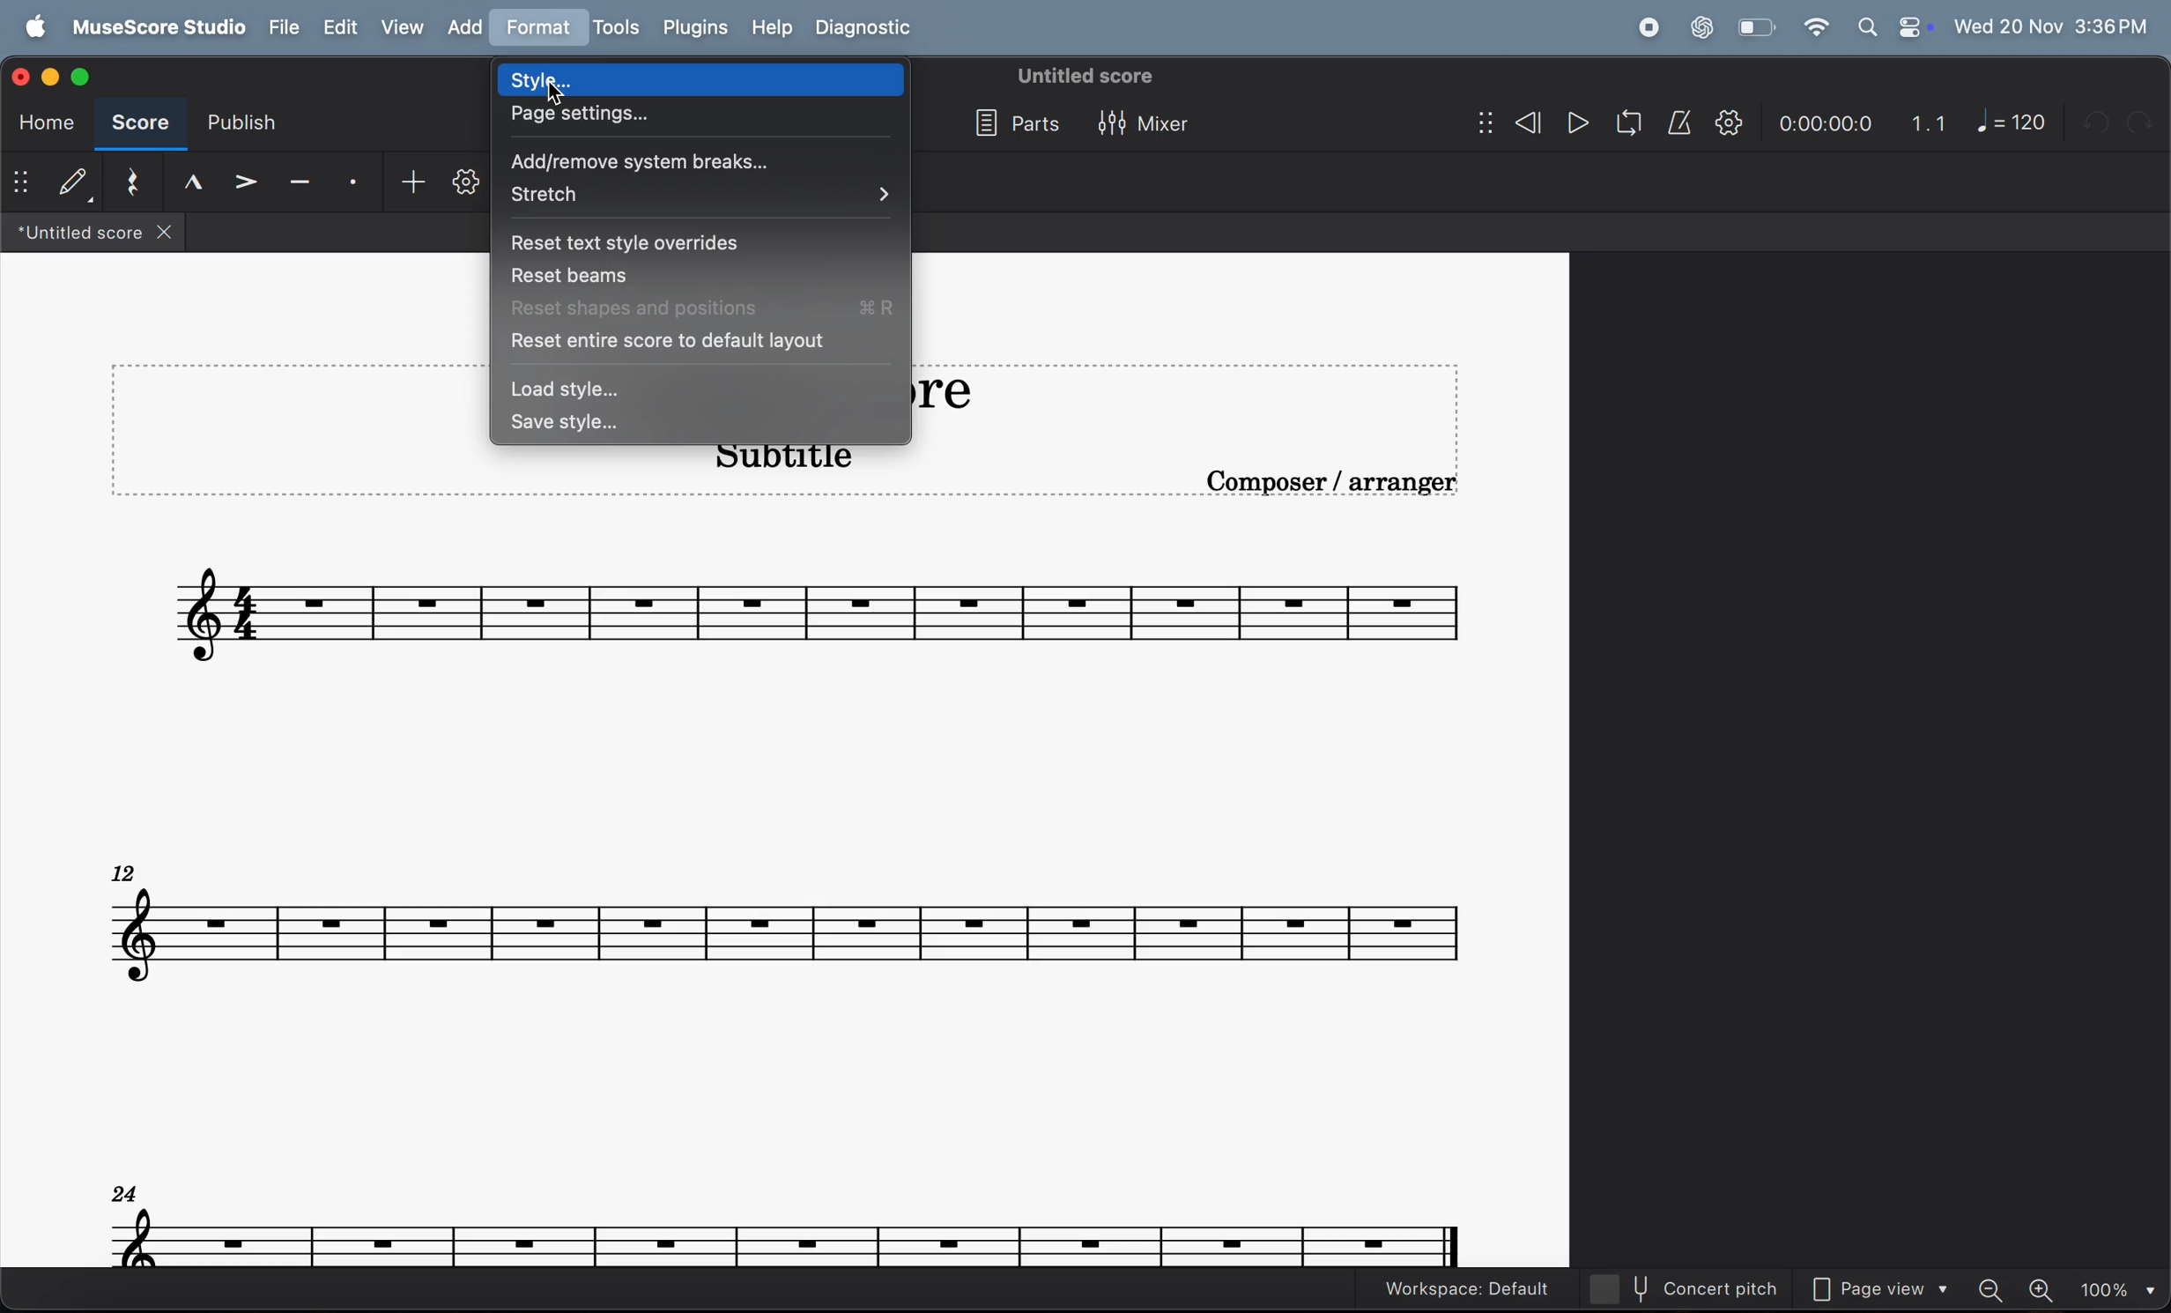  Describe the element at coordinates (695, 27) in the screenshot. I see `plugins` at that location.